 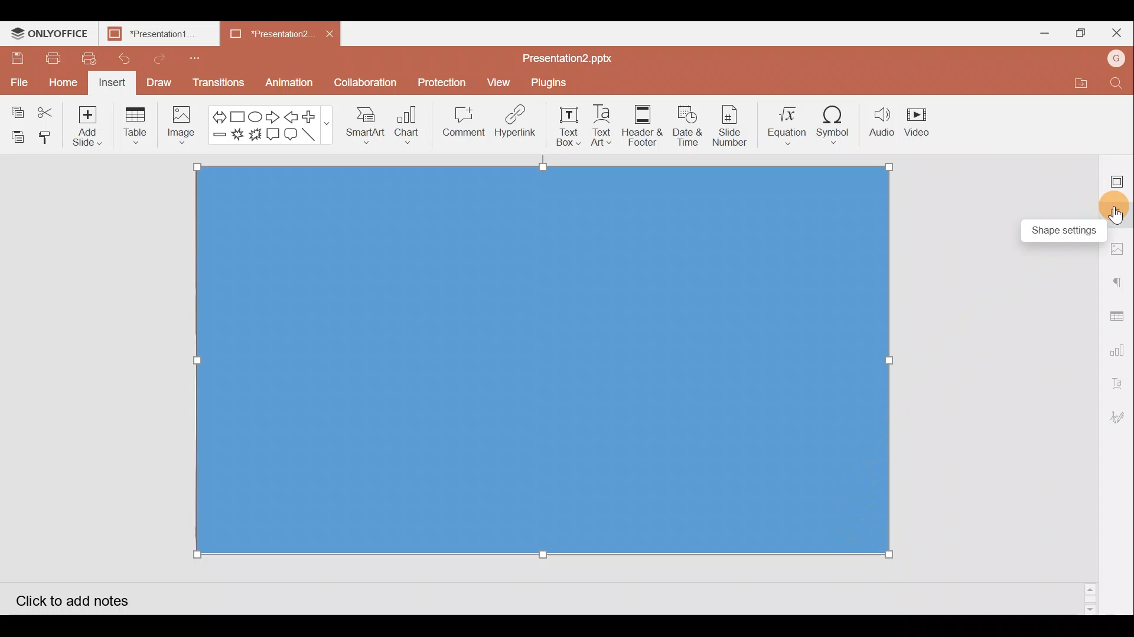 What do you see at coordinates (1117, 58) in the screenshot?
I see `Account name` at bounding box center [1117, 58].